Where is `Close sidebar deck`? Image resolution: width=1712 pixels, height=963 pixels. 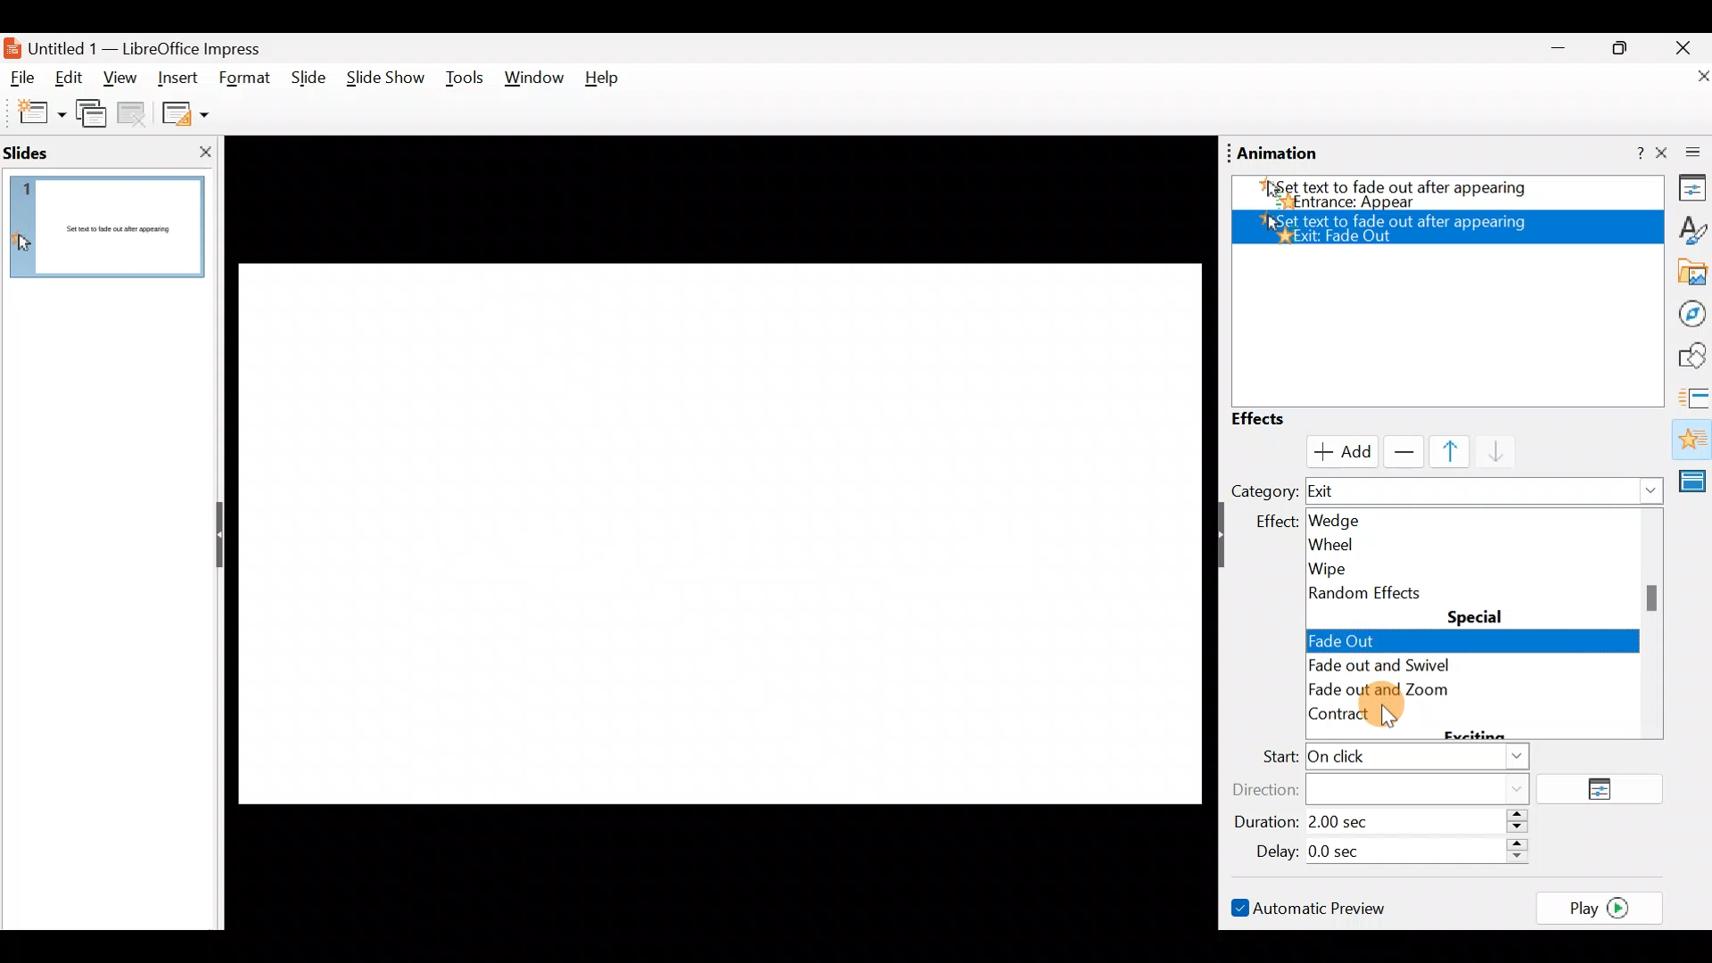
Close sidebar deck is located at coordinates (1685, 153).